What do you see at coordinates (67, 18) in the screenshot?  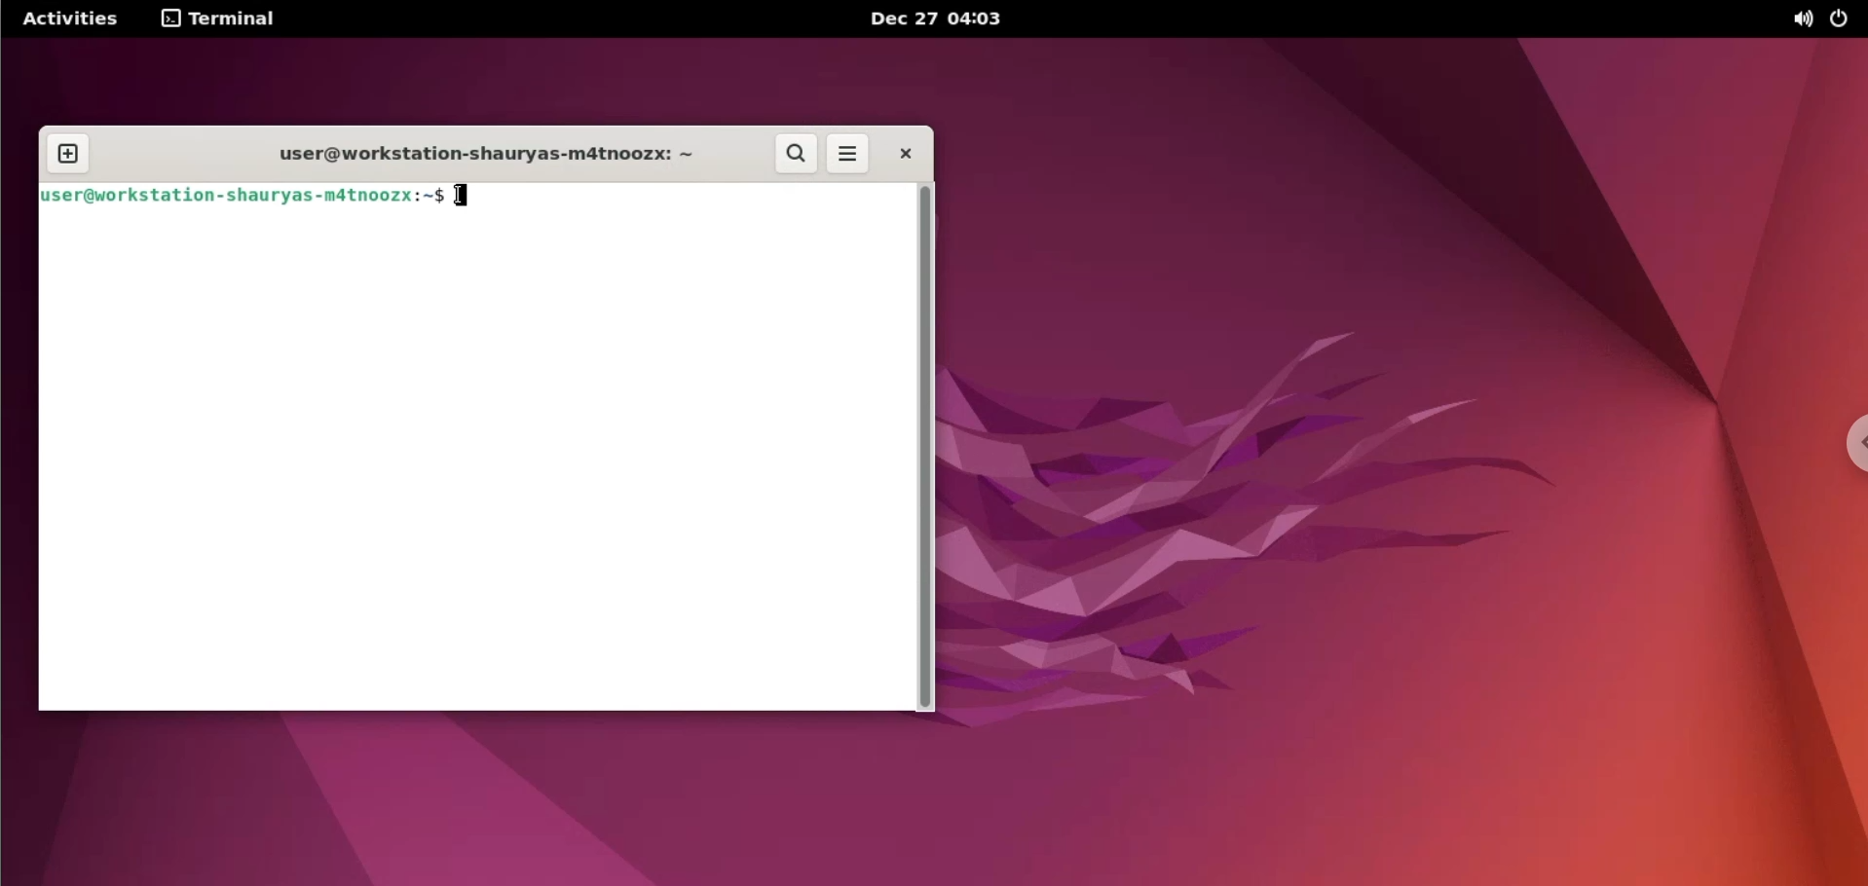 I see `Activities` at bounding box center [67, 18].